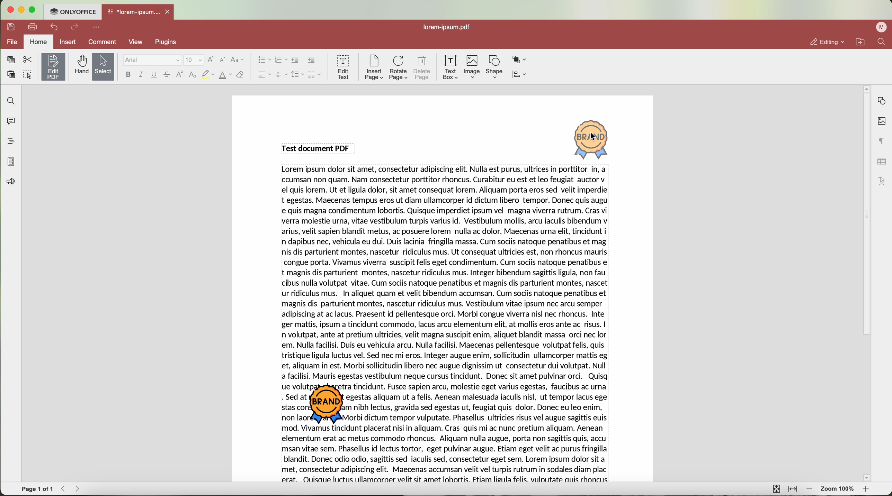  I want to click on editing, so click(827, 42).